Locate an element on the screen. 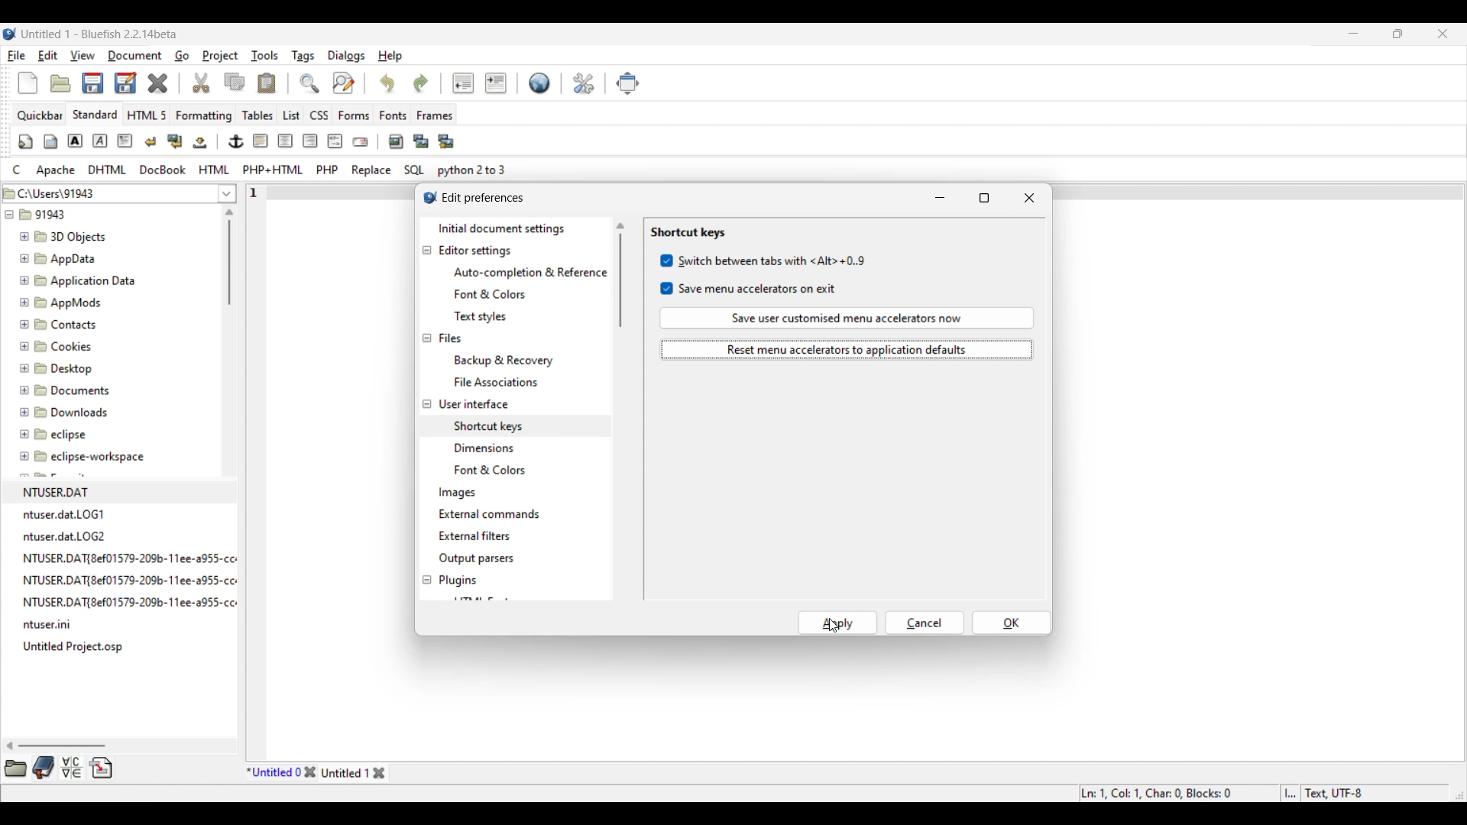 Image resolution: width=1467 pixels, height=825 pixels. untitled project.osp is located at coordinates (76, 646).